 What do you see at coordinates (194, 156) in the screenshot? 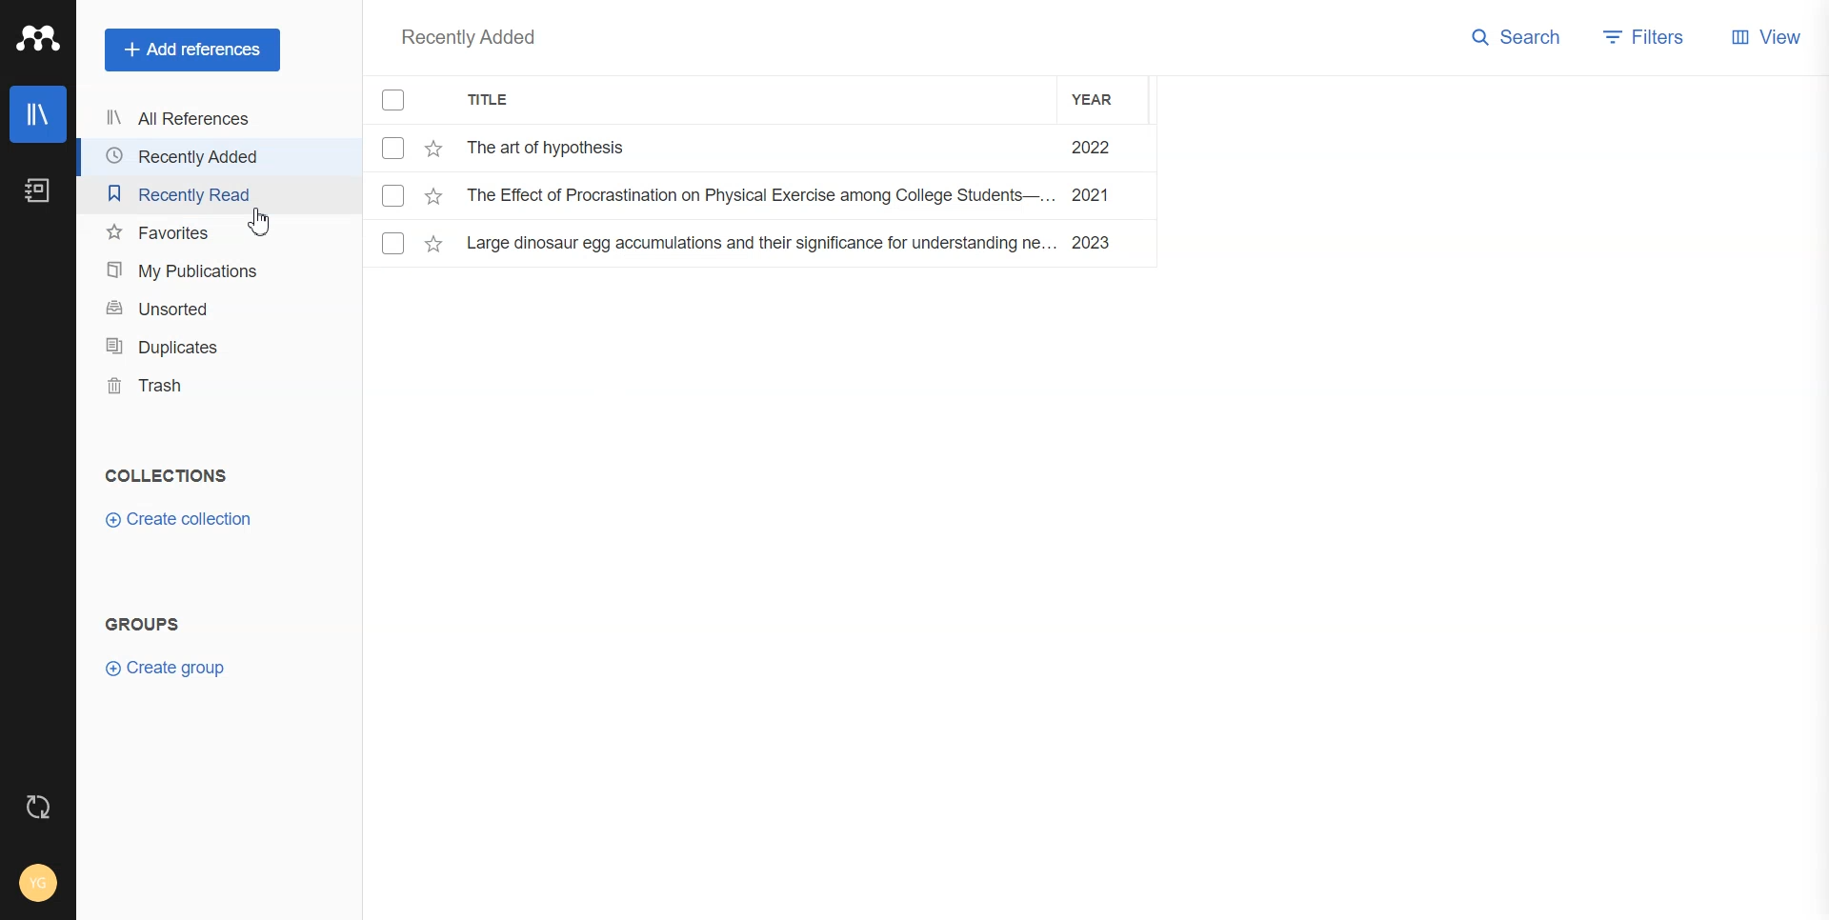
I see `Recently Added` at bounding box center [194, 156].